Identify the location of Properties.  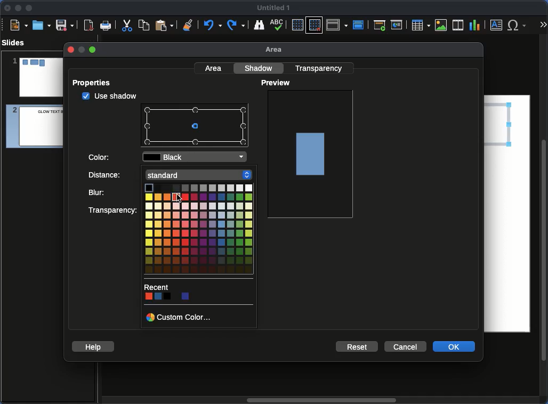
(95, 83).